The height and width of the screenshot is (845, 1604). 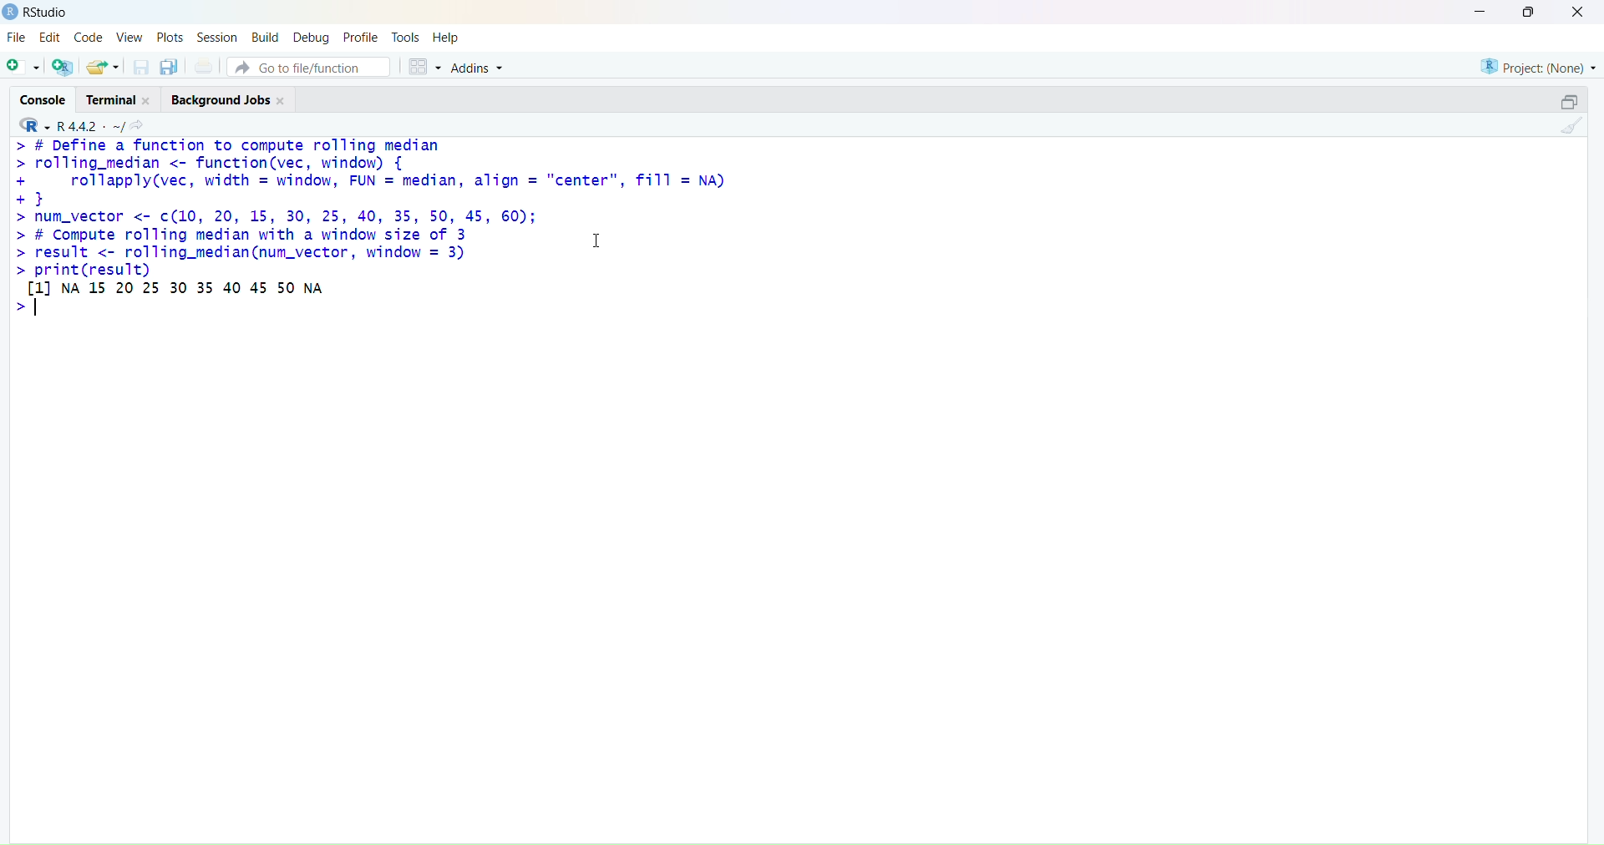 What do you see at coordinates (476, 68) in the screenshot?
I see `addins` at bounding box center [476, 68].